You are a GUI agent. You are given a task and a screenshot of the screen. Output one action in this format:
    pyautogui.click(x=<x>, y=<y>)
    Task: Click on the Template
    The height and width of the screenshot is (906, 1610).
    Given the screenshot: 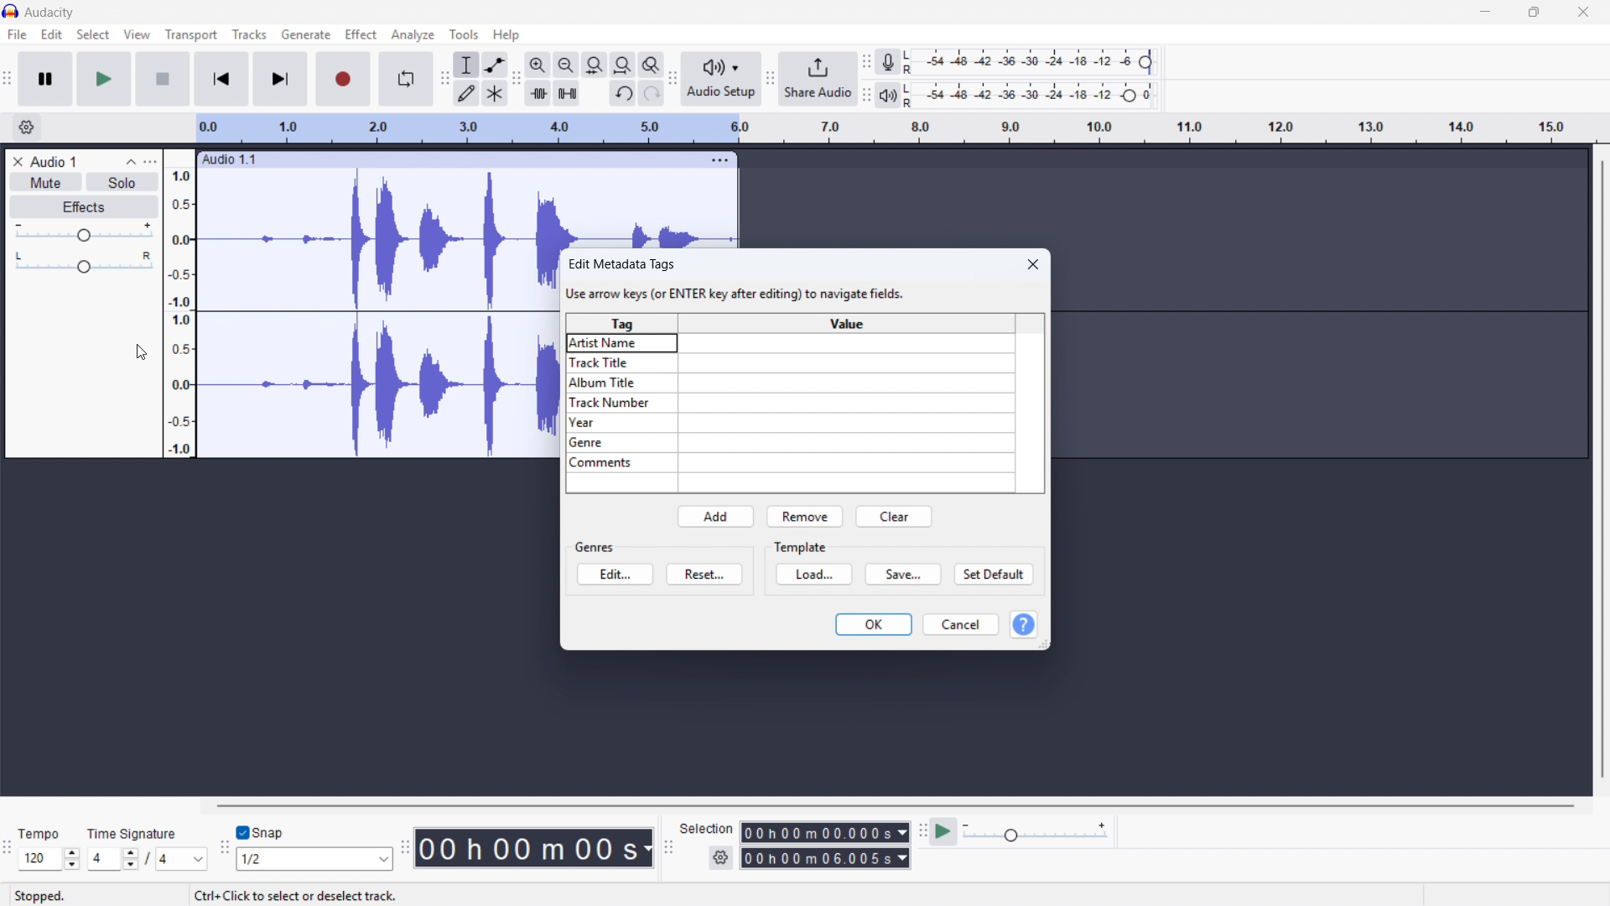 What is the action you would take?
    pyautogui.click(x=802, y=548)
    